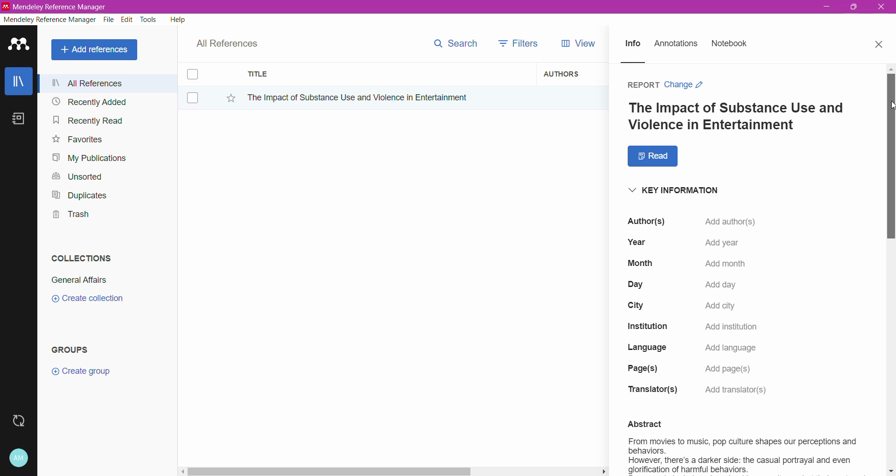  Describe the element at coordinates (56, 7) in the screenshot. I see `Application Name` at that location.